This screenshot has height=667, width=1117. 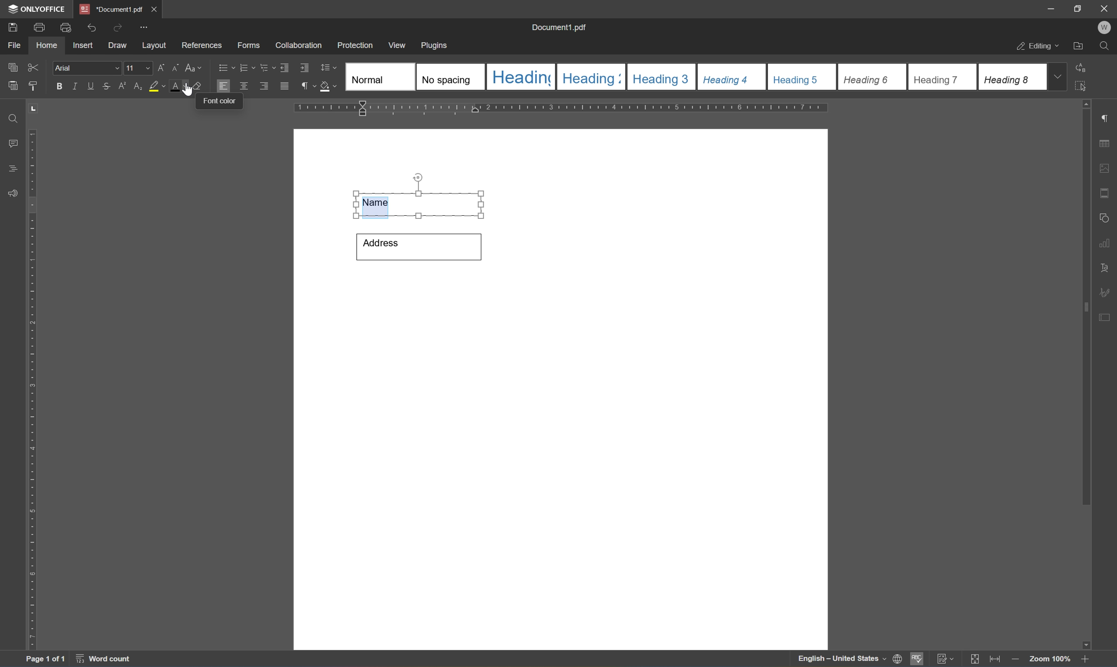 What do you see at coordinates (35, 9) in the screenshot?
I see `ONLYOFFICE` at bounding box center [35, 9].